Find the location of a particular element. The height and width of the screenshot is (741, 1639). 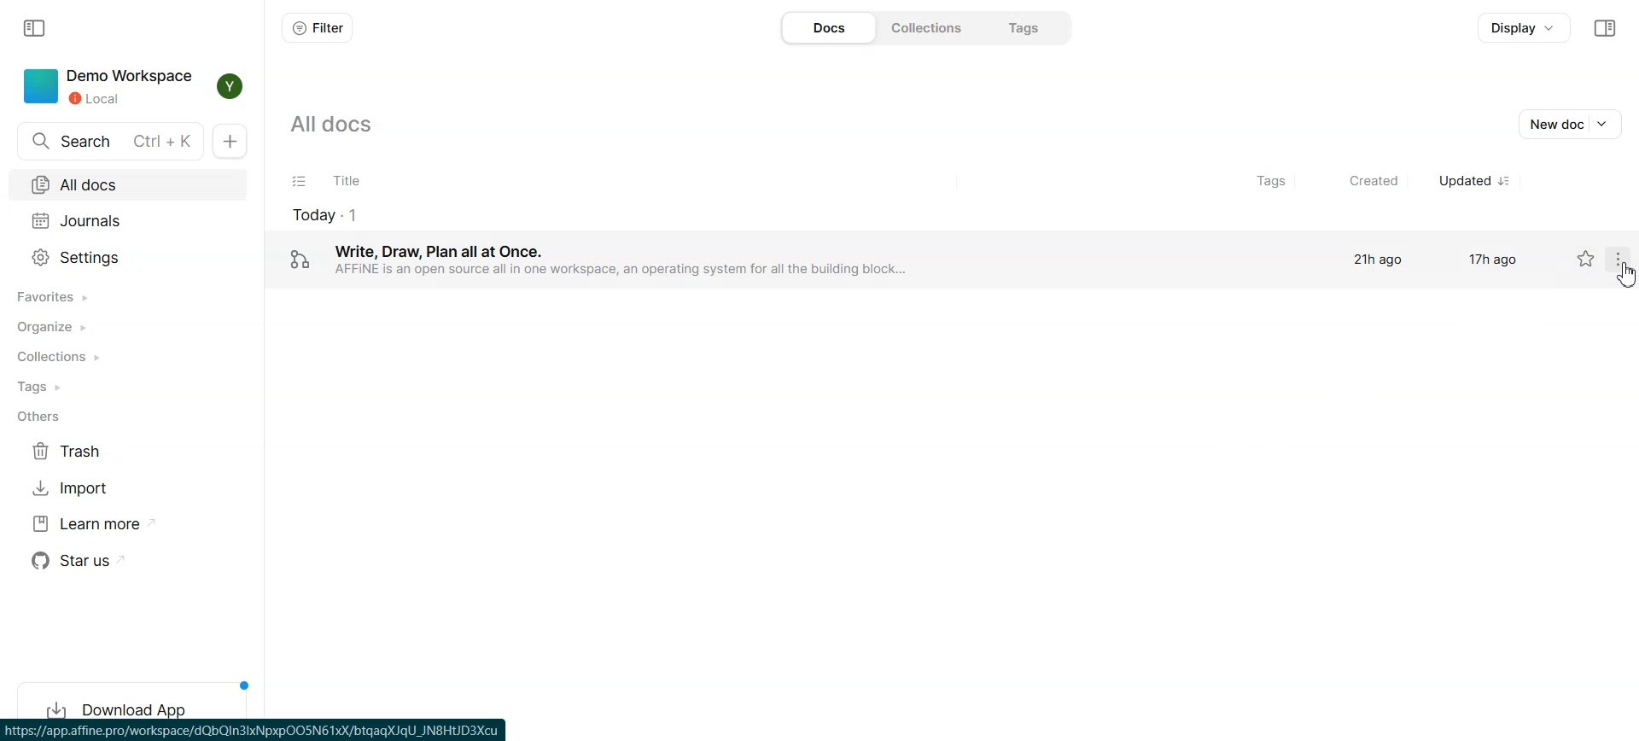

Download App is located at coordinates (134, 697).